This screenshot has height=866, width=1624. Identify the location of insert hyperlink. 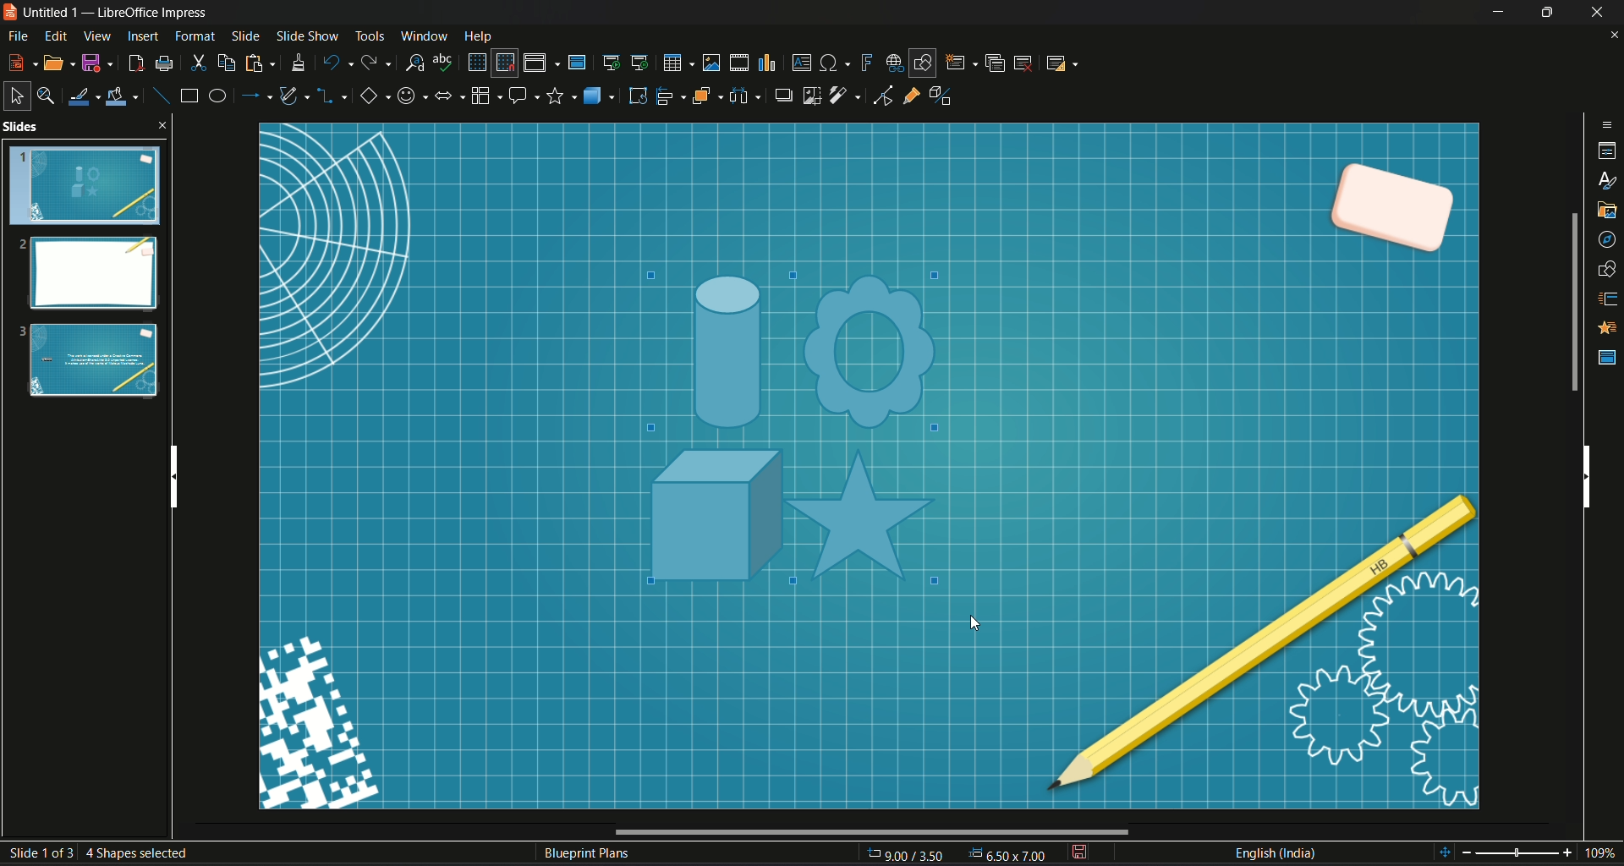
(893, 63).